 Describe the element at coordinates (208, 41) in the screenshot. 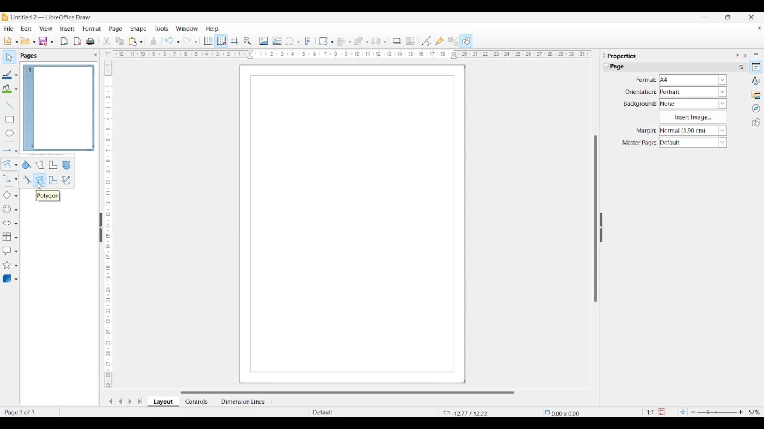

I see `Display grid` at that location.